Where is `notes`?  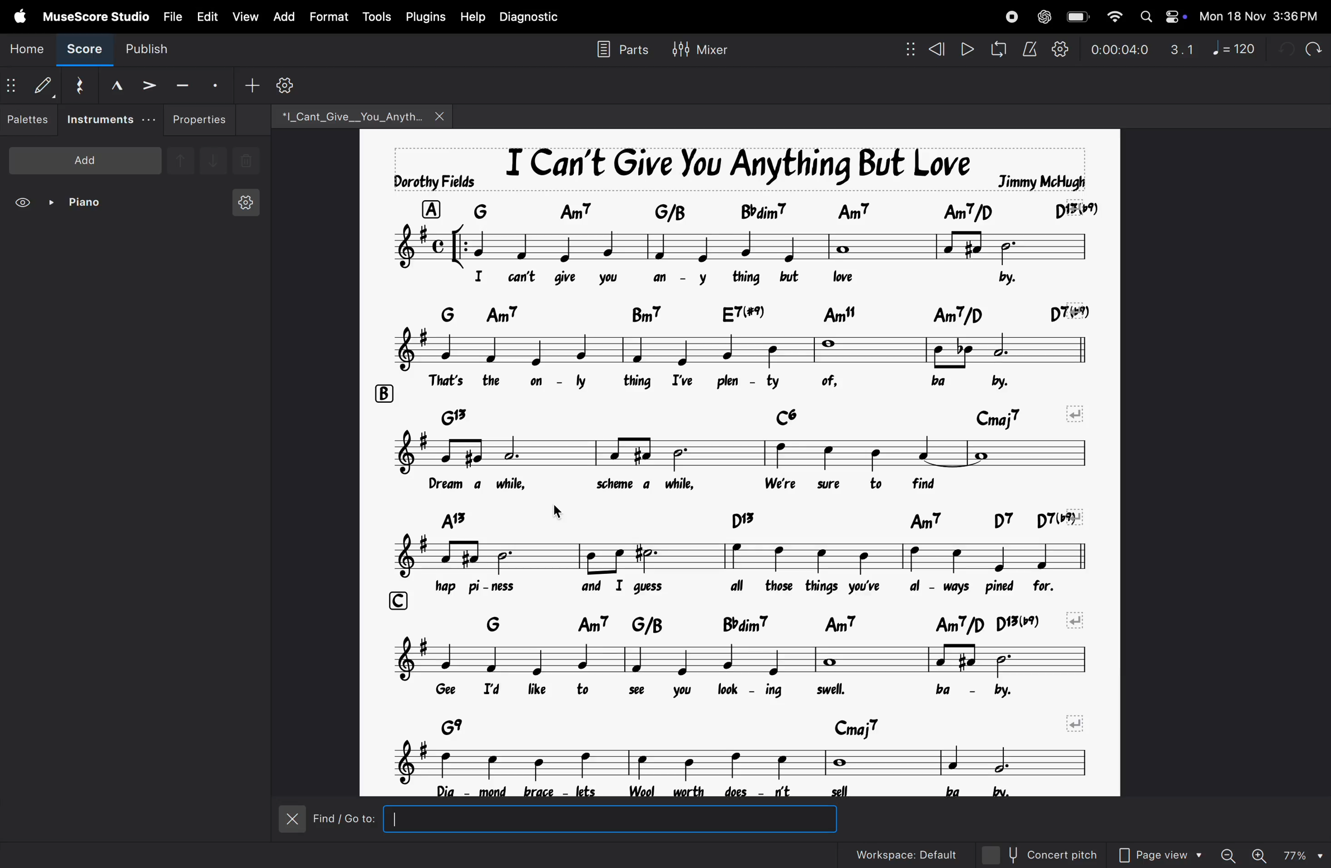 notes is located at coordinates (745, 246).